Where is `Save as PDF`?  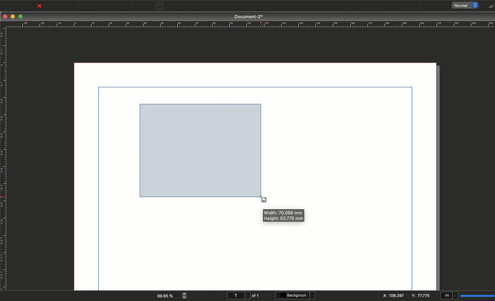
Save as PDF is located at coordinates (71, 6).